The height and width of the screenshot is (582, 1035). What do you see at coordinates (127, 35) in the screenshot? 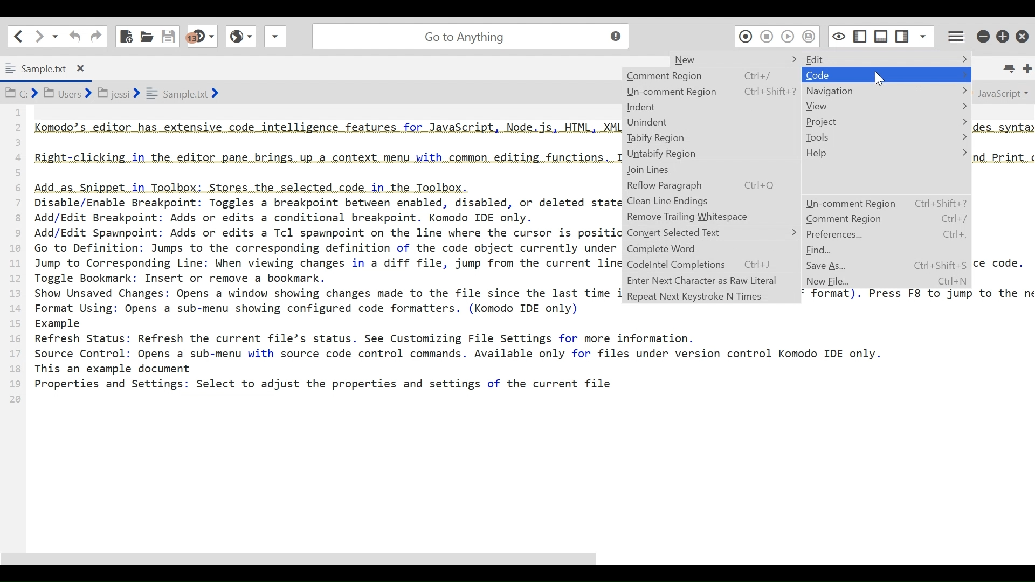
I see `New File` at bounding box center [127, 35].